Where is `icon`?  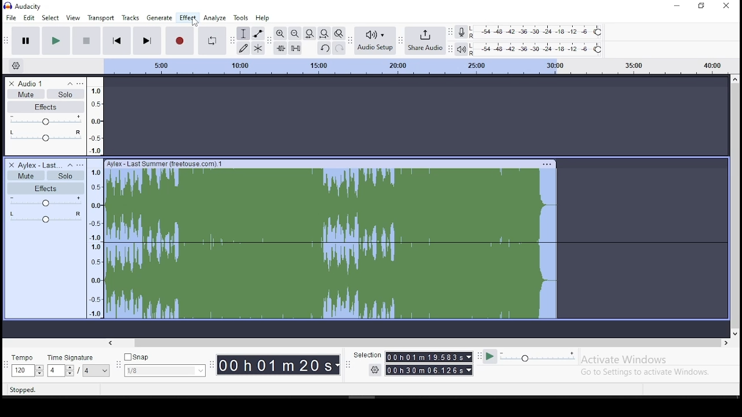 icon is located at coordinates (26, 6).